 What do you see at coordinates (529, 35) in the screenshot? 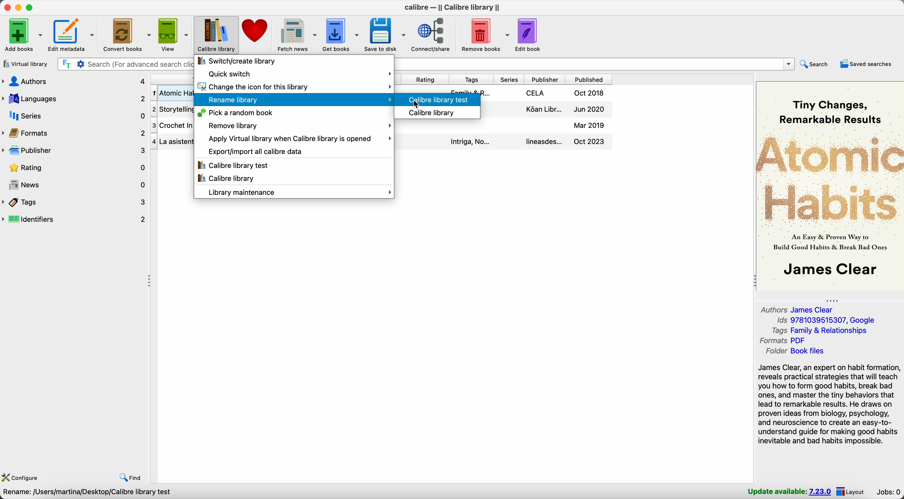
I see `edit book` at bounding box center [529, 35].